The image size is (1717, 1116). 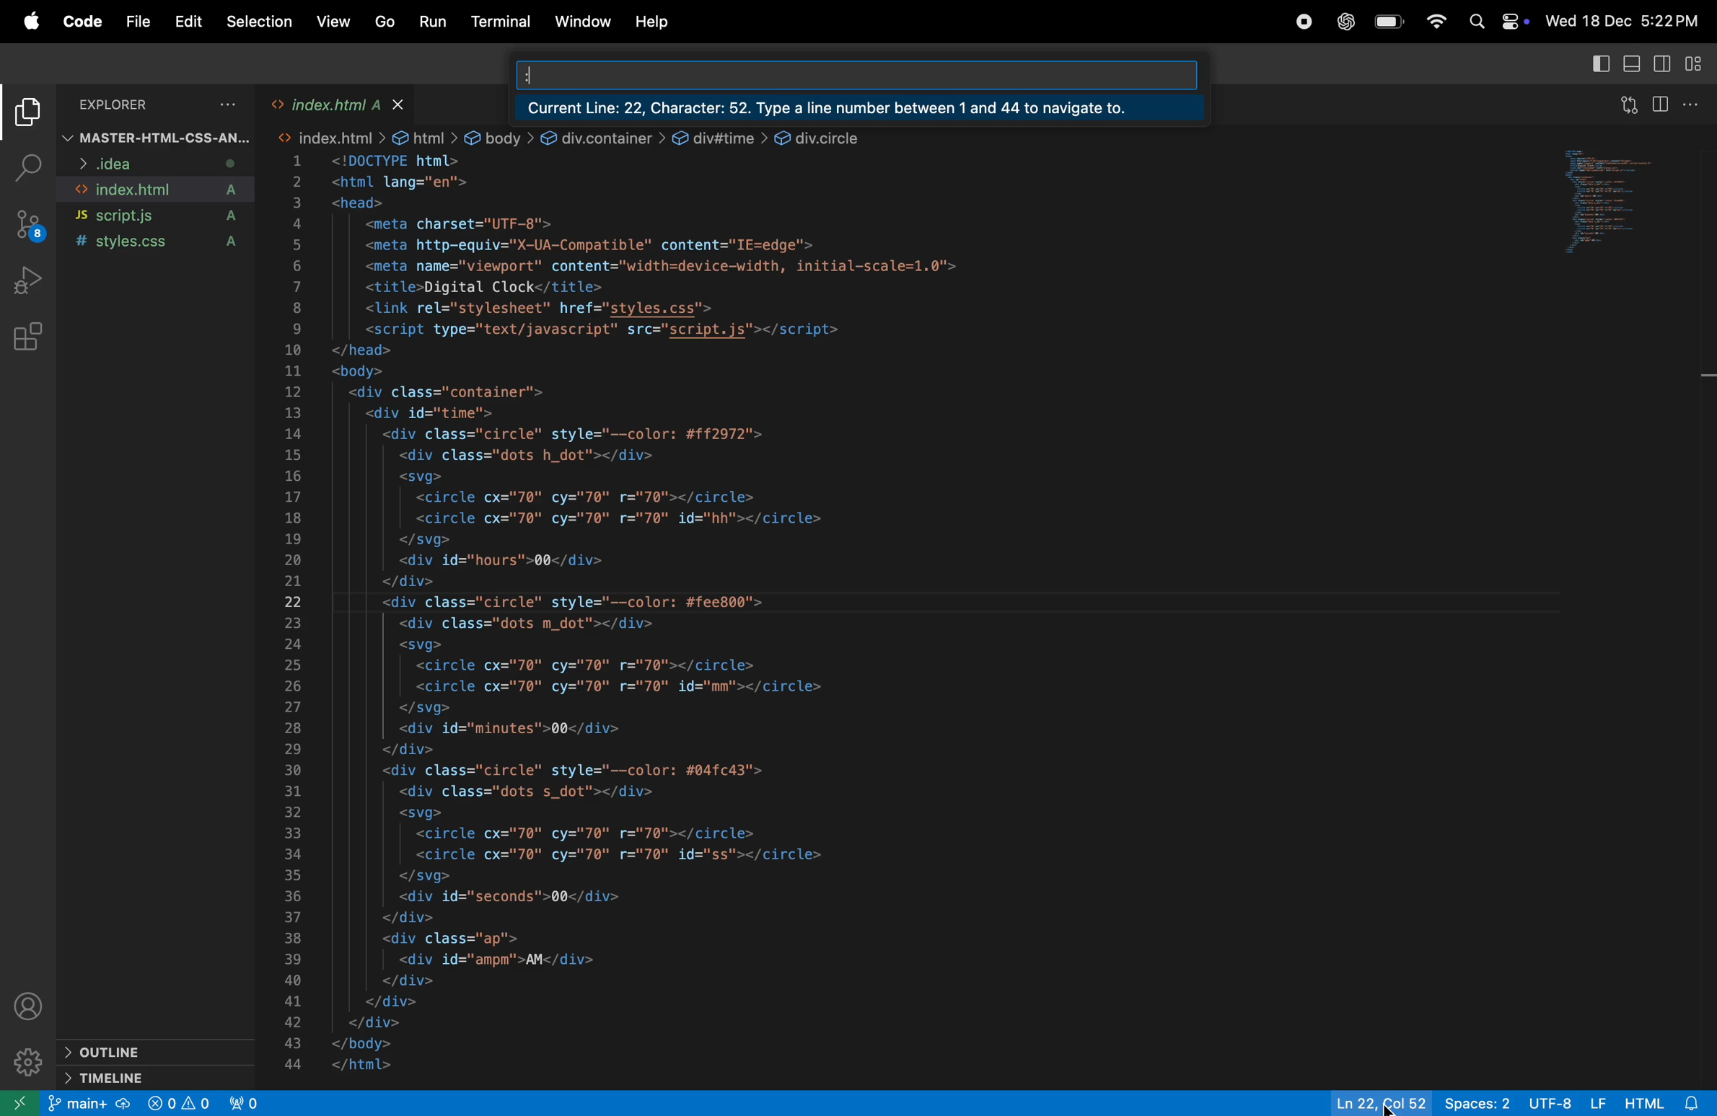 I want to click on line number, so click(x=290, y=611).